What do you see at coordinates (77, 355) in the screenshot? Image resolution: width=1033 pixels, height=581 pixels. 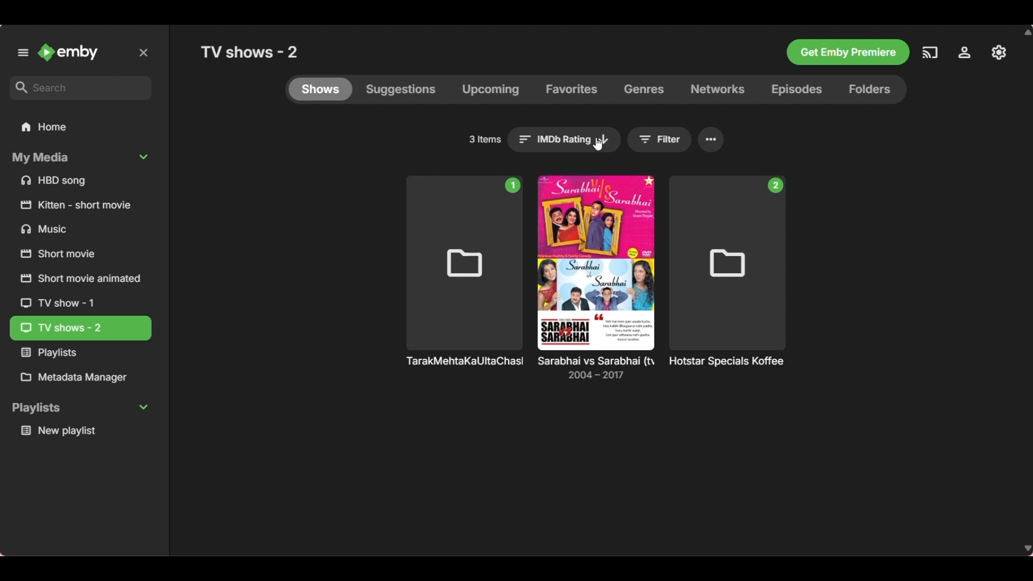 I see `` at bounding box center [77, 355].